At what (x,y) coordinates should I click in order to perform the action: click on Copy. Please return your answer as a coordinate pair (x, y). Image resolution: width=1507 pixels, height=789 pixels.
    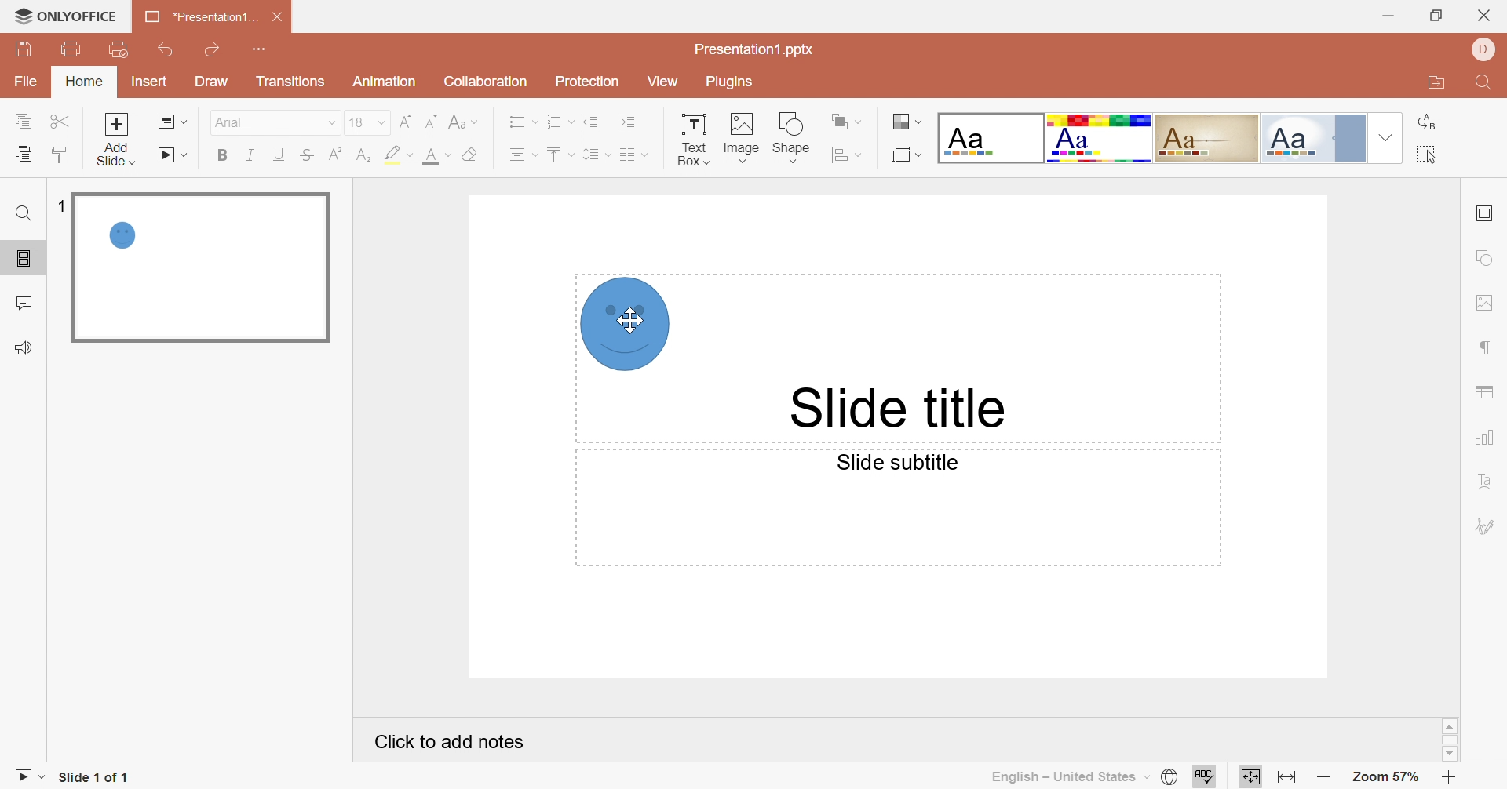
    Looking at the image, I should click on (27, 124).